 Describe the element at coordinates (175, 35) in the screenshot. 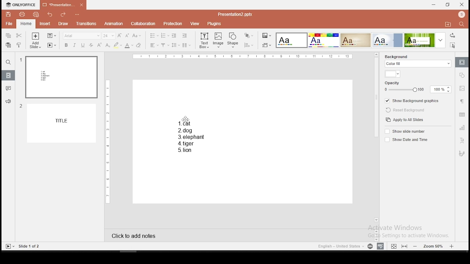

I see `decrease indent` at that location.